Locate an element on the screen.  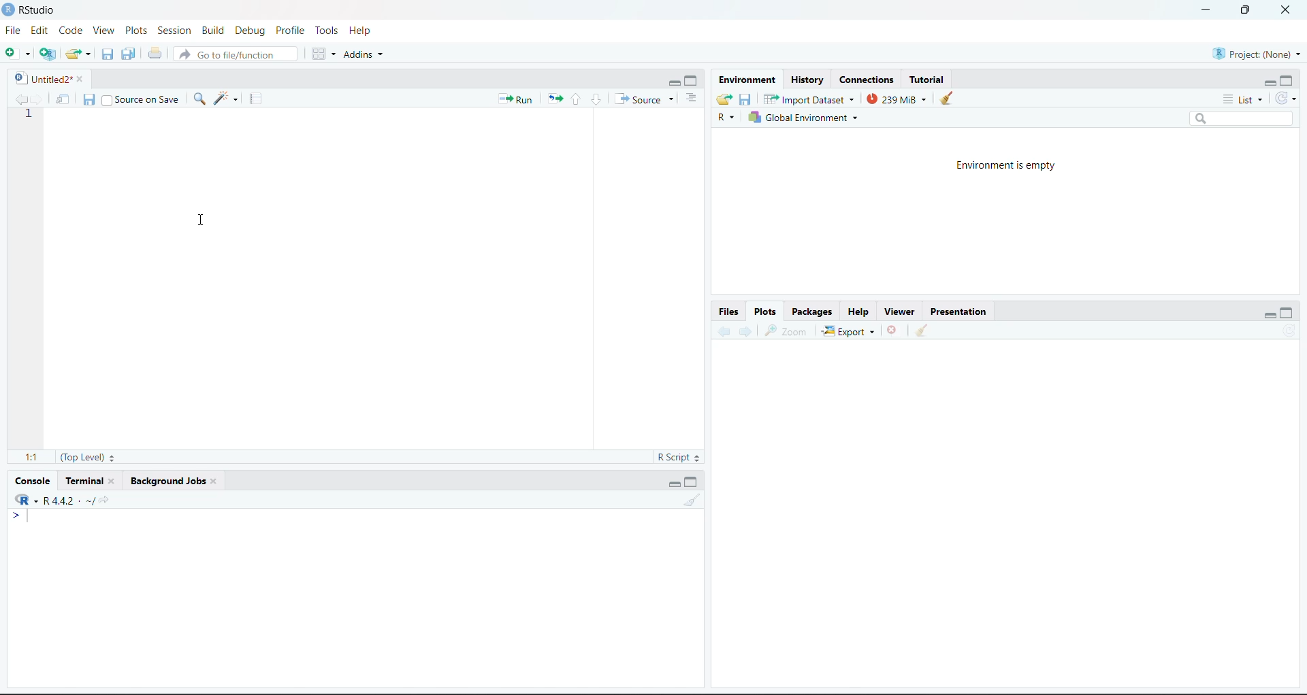
Search bar is located at coordinates (1248, 120).